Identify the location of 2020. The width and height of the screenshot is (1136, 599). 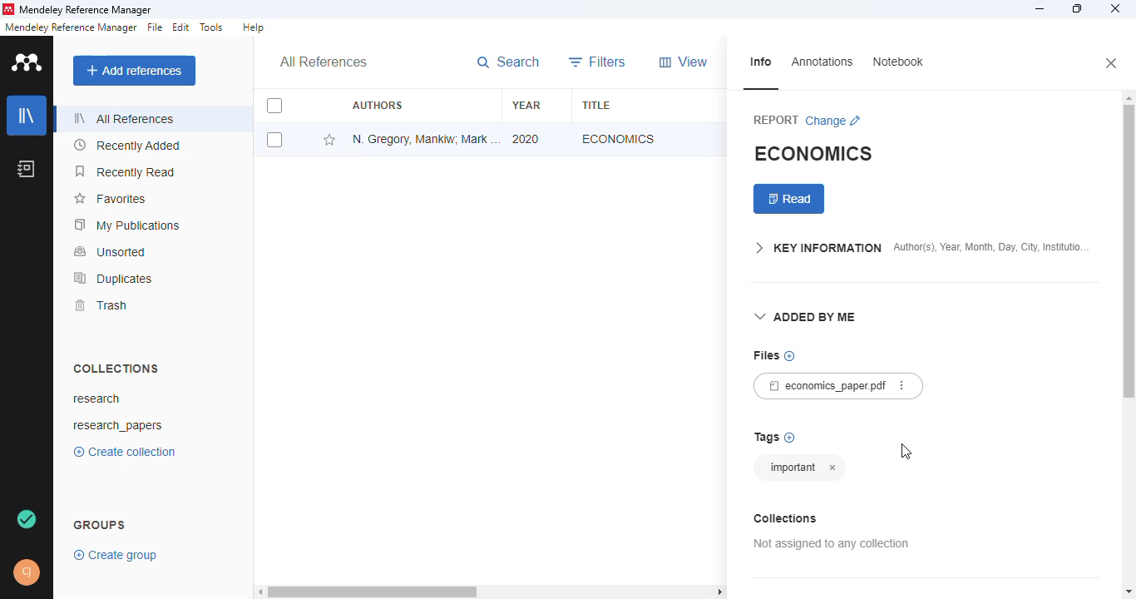
(526, 138).